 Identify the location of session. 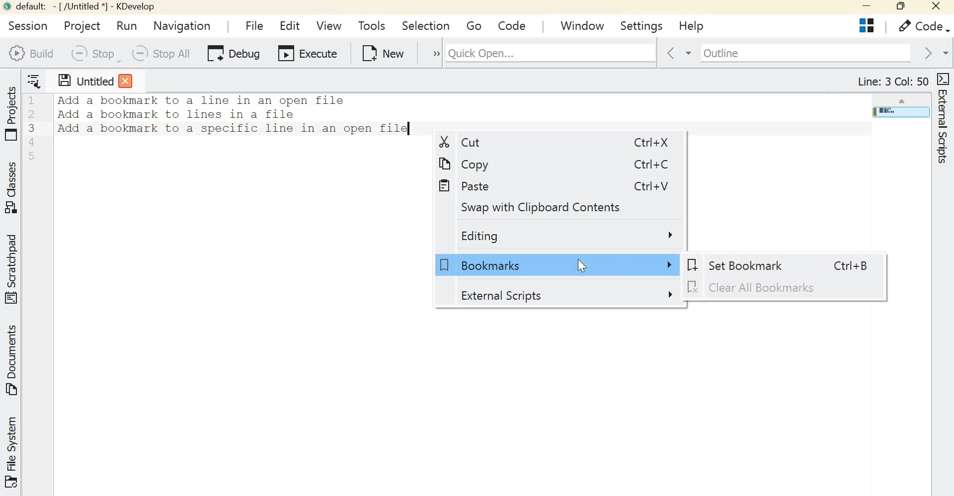
(28, 25).